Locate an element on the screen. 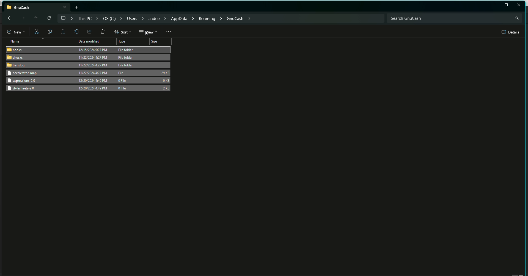 The height and width of the screenshot is (276, 528). File is located at coordinates (122, 72).